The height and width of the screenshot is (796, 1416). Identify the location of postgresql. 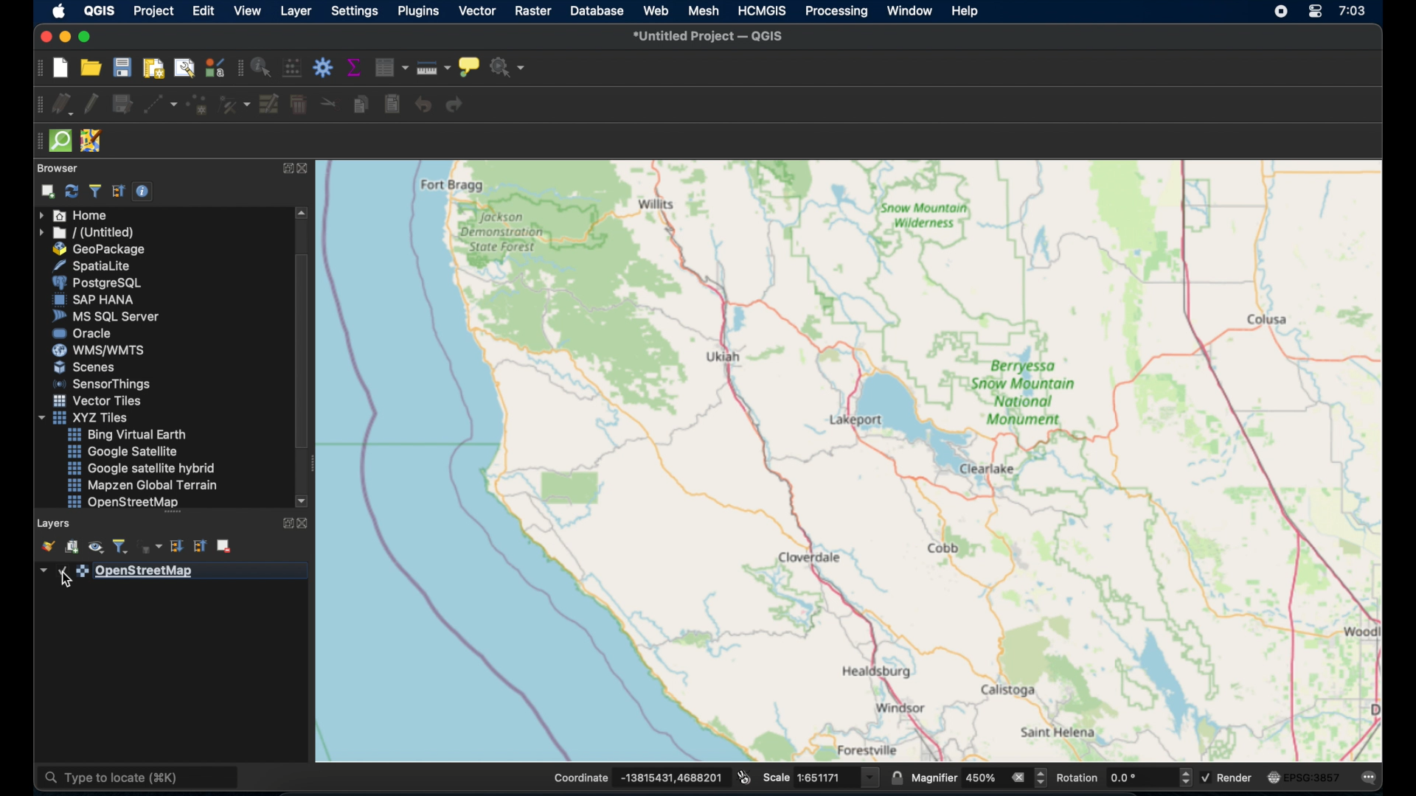
(97, 283).